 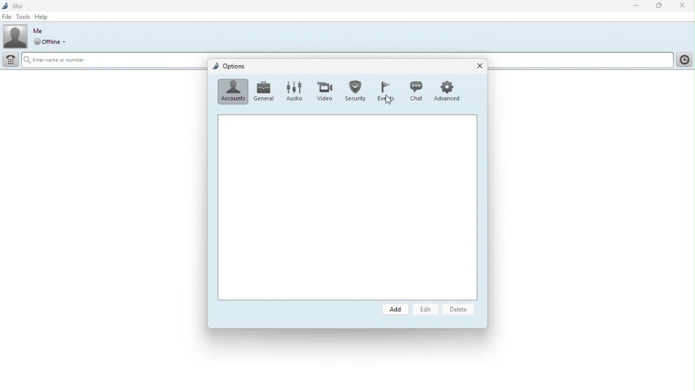 I want to click on Dial pad, so click(x=10, y=61).